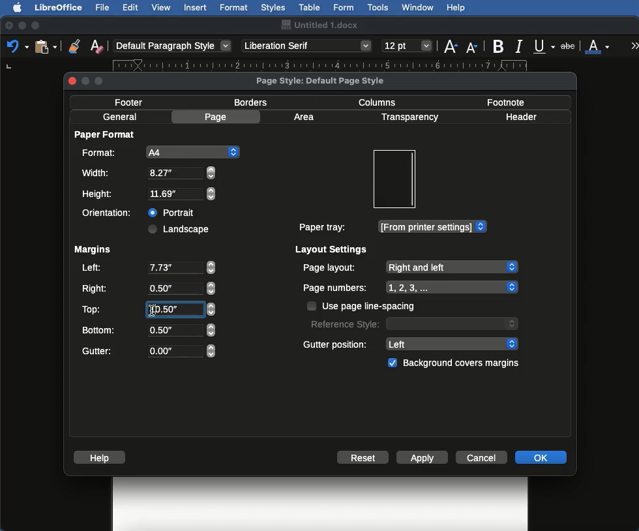 The image size is (639, 531). Describe the element at coordinates (411, 343) in the screenshot. I see `Gutter position` at that location.